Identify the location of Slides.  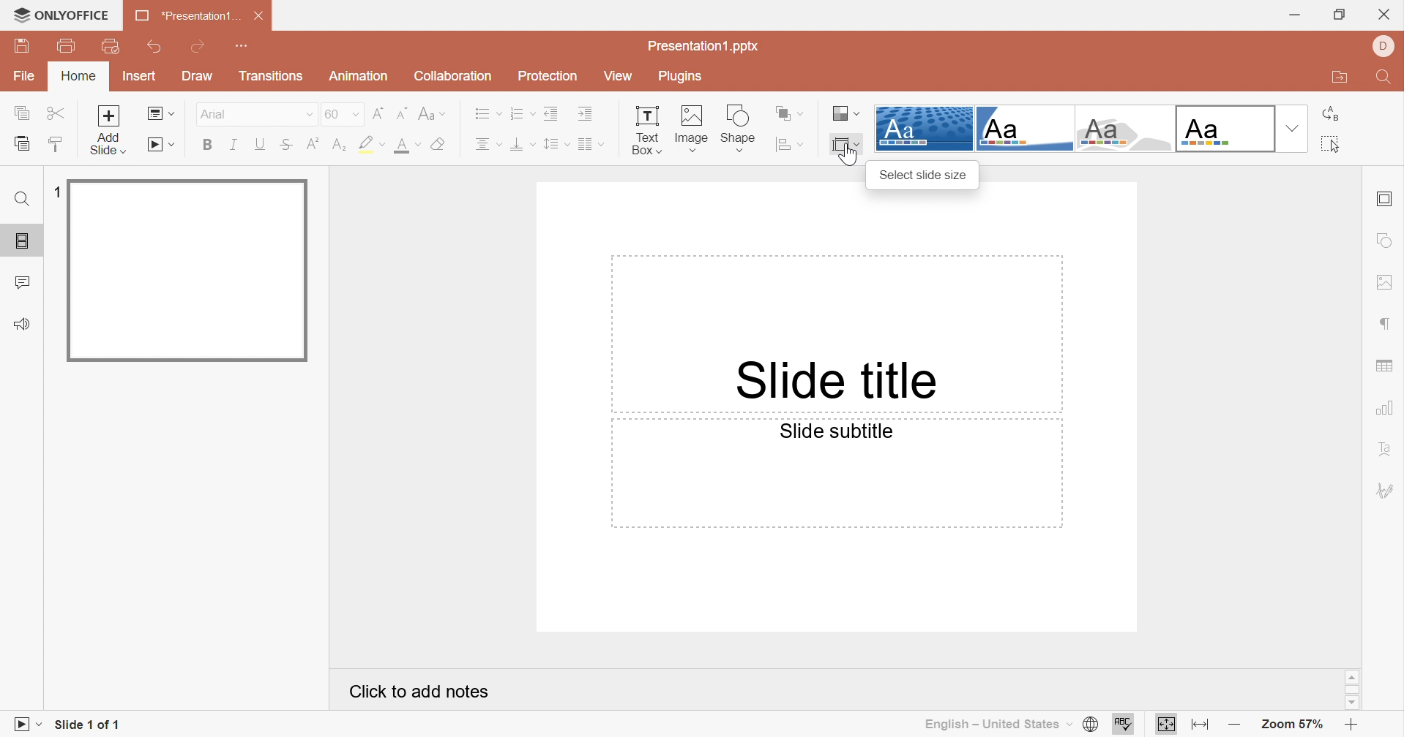
(22, 241).